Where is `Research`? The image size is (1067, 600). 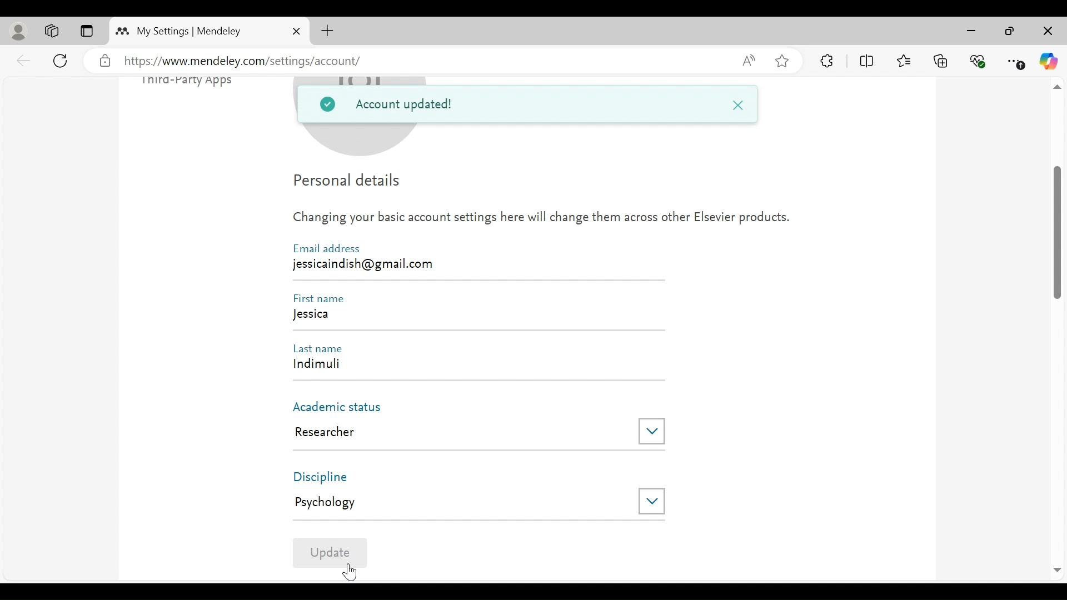
Research is located at coordinates (458, 432).